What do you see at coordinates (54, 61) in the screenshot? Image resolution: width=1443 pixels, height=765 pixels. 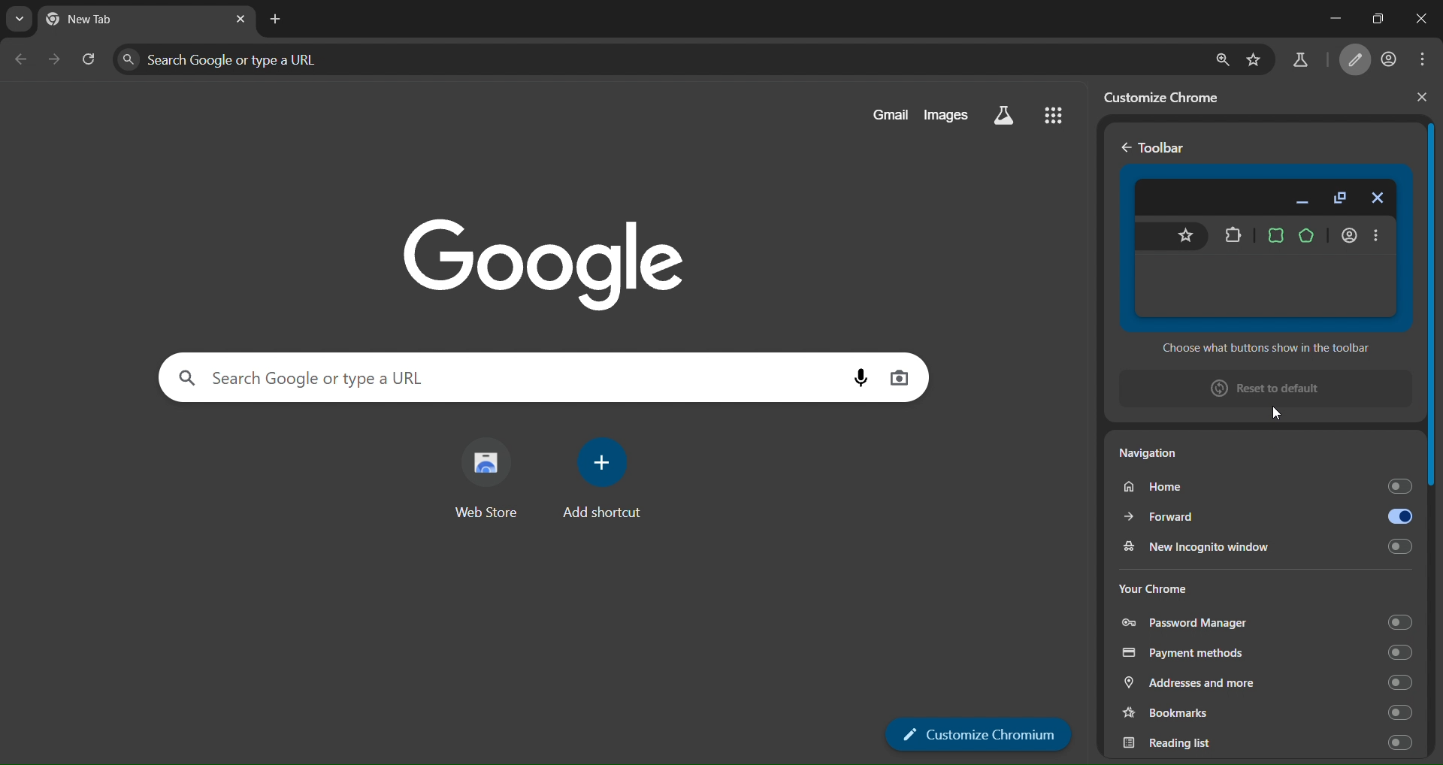 I see `go forward one page` at bounding box center [54, 61].